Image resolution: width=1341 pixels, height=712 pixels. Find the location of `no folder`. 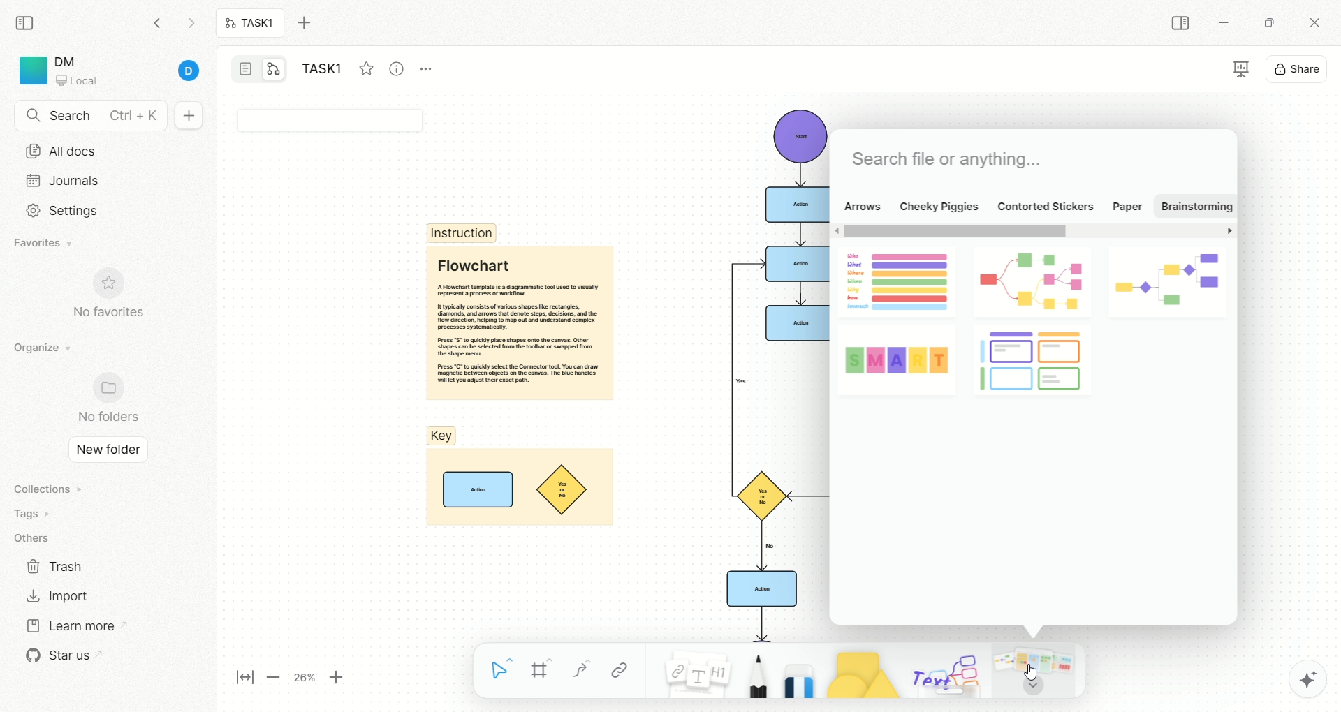

no folder is located at coordinates (102, 399).